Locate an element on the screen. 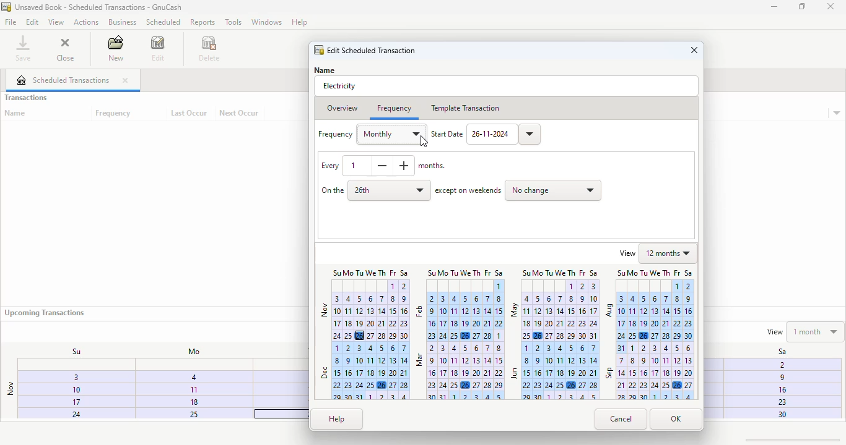 Image resolution: width=846 pixels, height=445 pixels. help is located at coordinates (337, 419).